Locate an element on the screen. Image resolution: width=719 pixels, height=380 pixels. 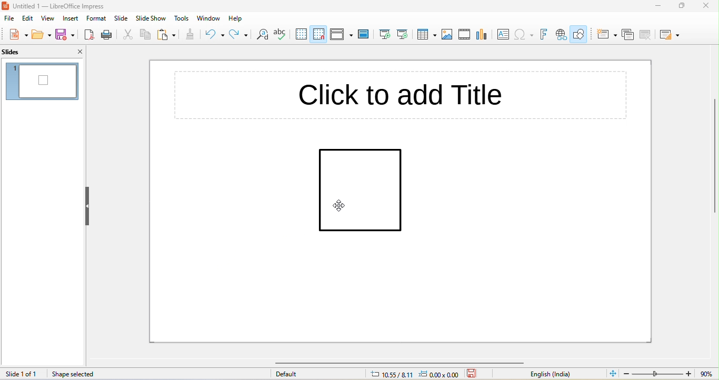
logo is located at coordinates (6, 6).